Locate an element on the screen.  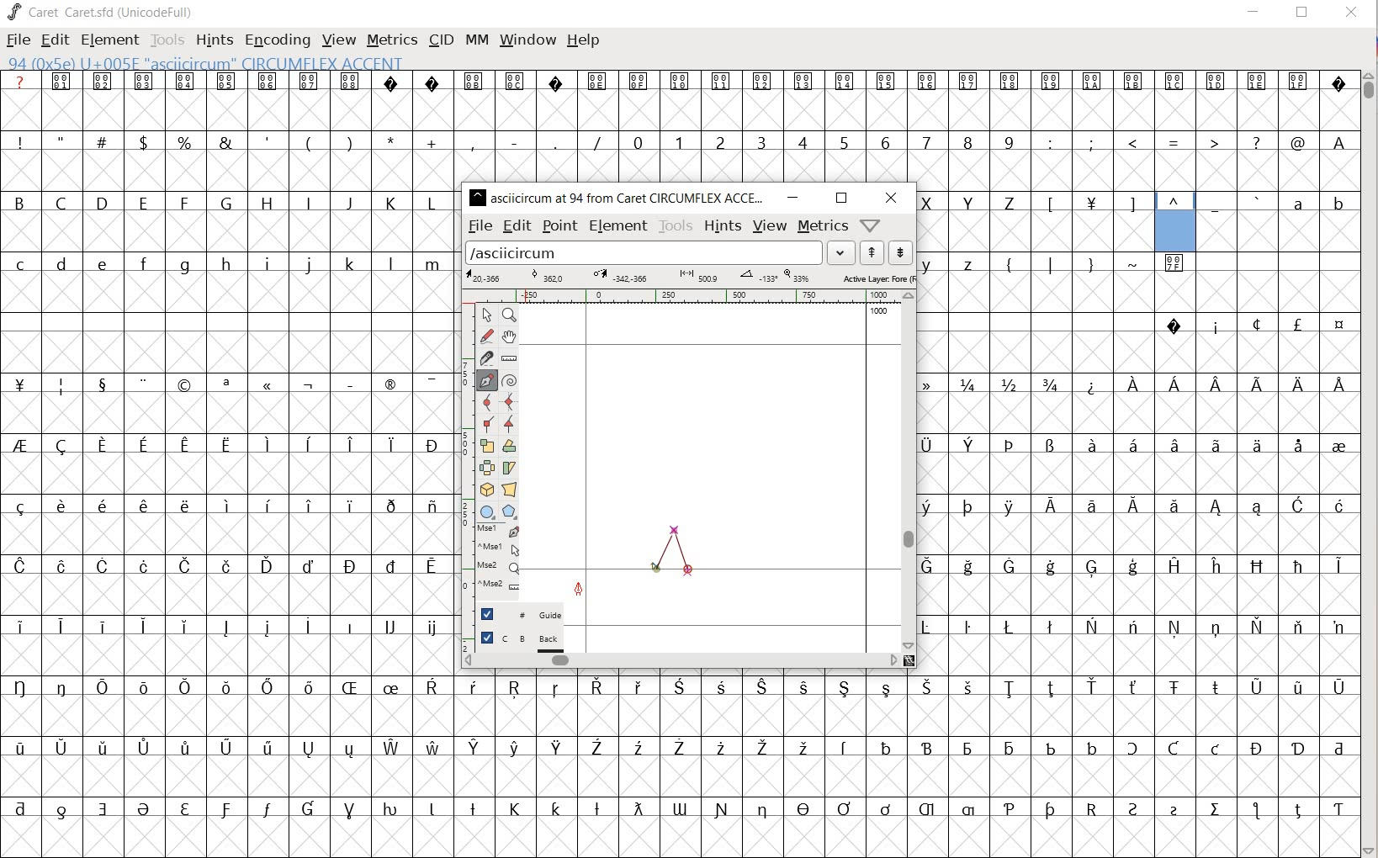
file is located at coordinates (480, 227).